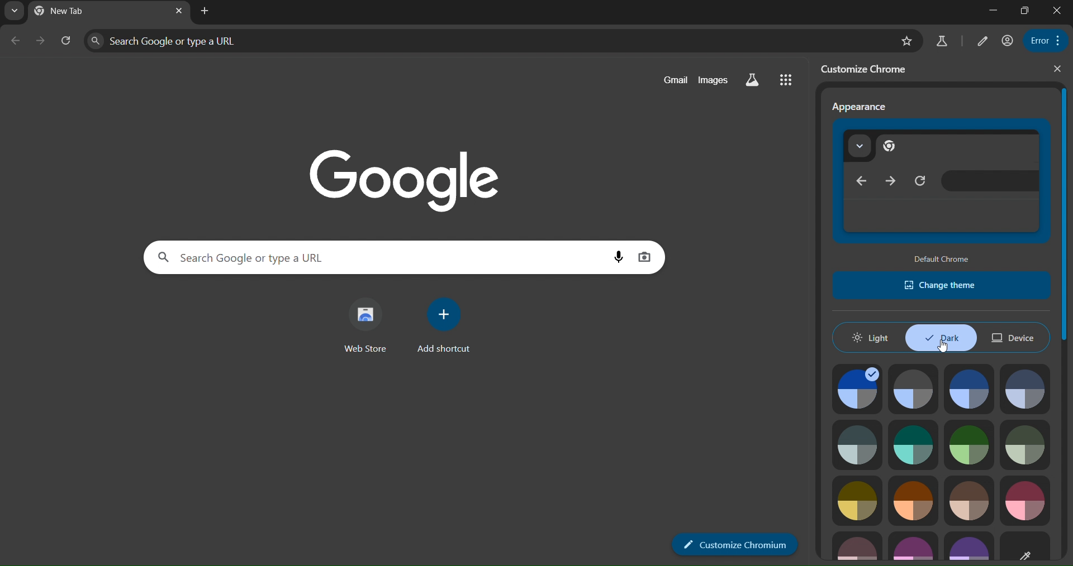  What do you see at coordinates (942, 338) in the screenshot?
I see `dark` at bounding box center [942, 338].